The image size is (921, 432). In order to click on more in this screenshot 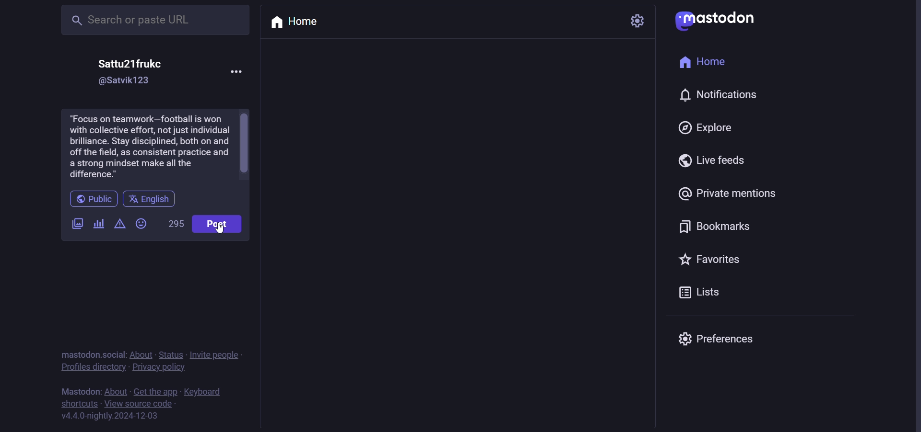, I will do `click(236, 72)`.